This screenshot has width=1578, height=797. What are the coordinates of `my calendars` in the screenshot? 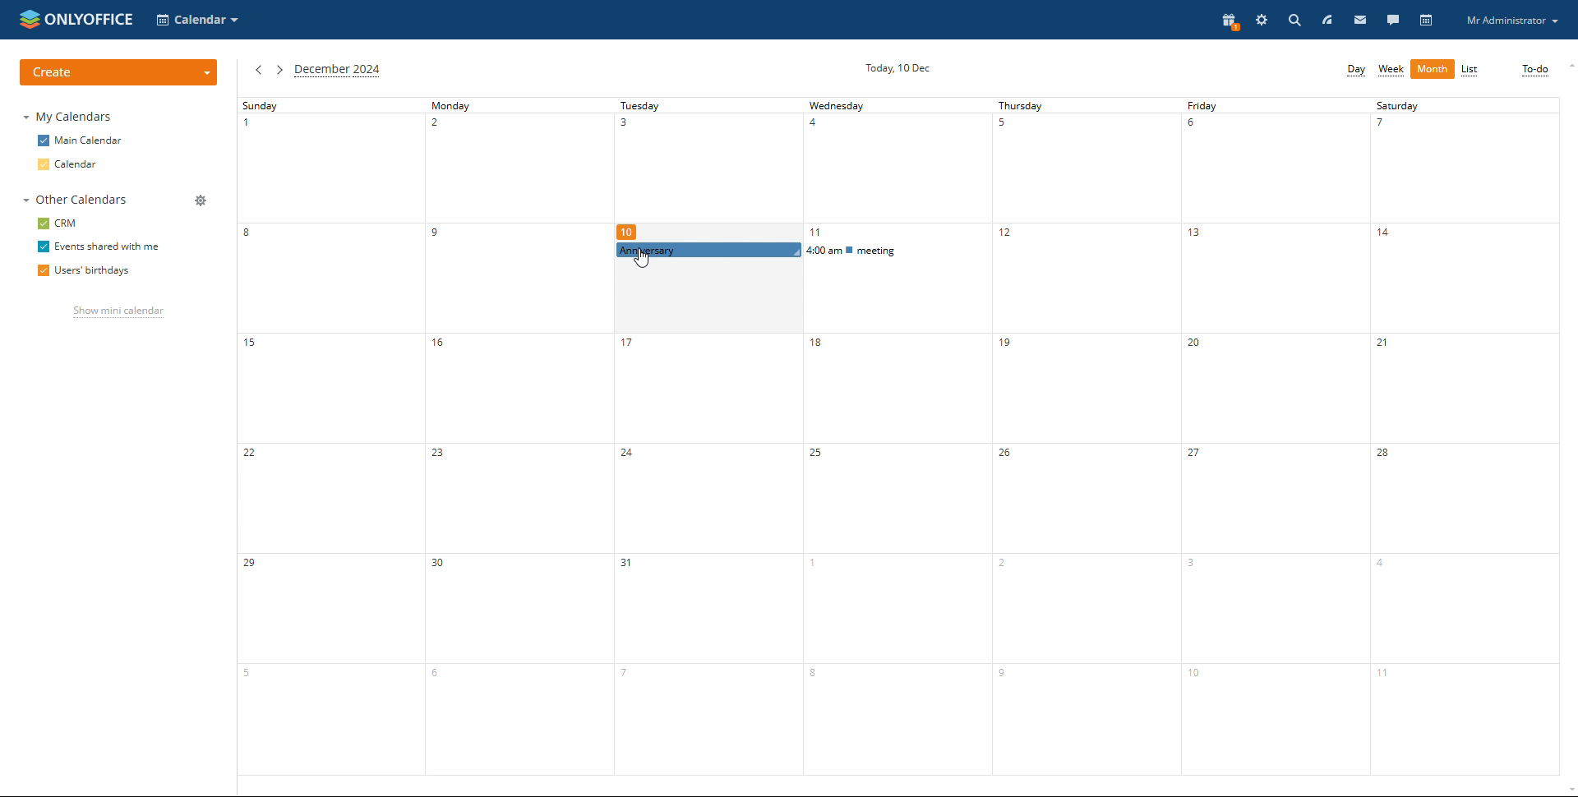 It's located at (67, 116).